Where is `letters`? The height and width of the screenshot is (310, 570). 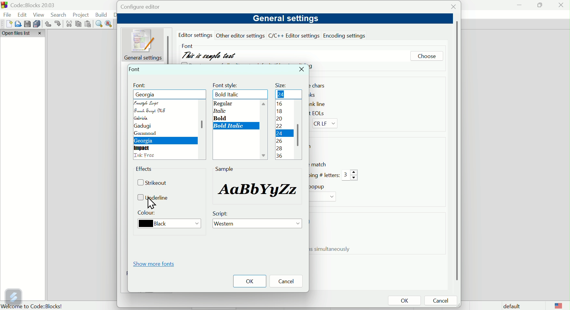 letters is located at coordinates (323, 175).